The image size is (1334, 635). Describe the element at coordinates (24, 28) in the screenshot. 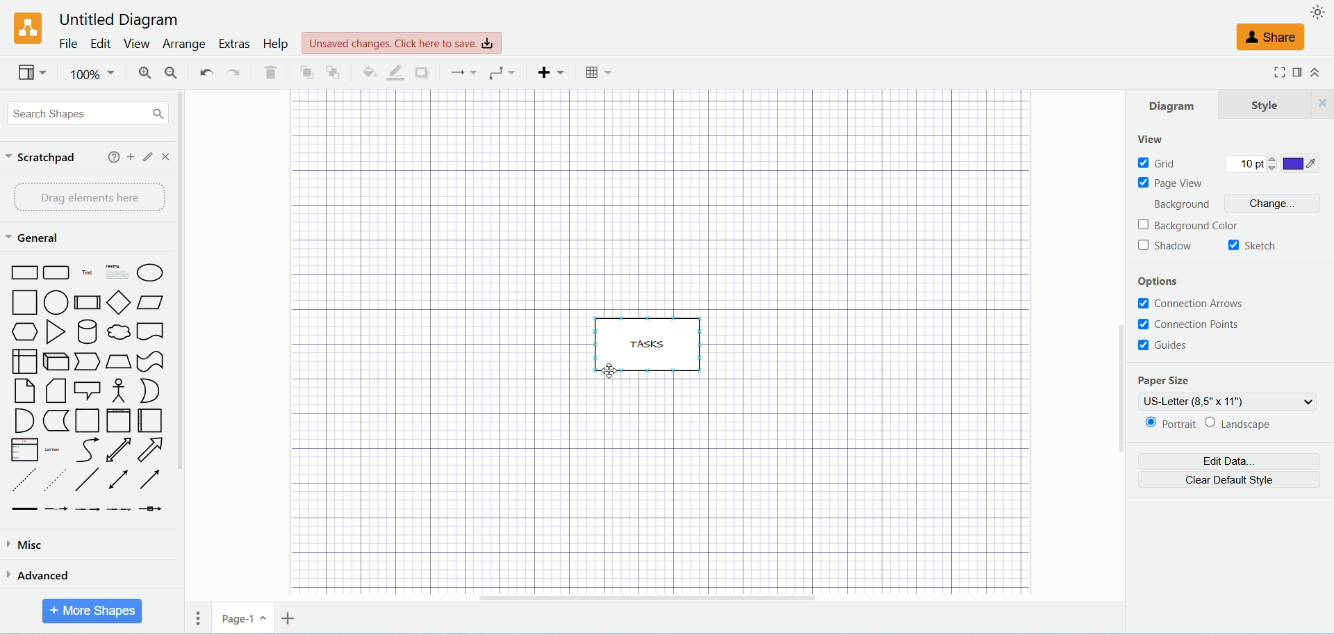

I see `logo` at that location.